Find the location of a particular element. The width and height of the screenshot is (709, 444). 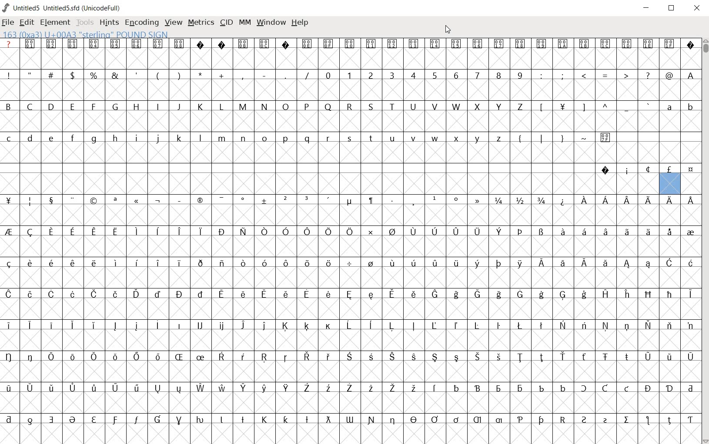

Symbol is located at coordinates (179, 421).